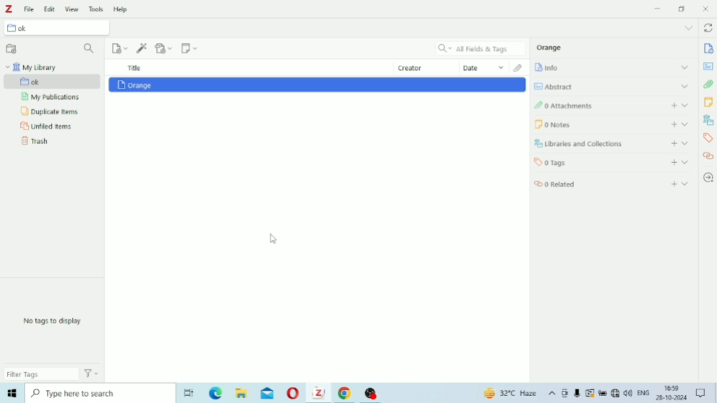  I want to click on My Publications, so click(50, 97).